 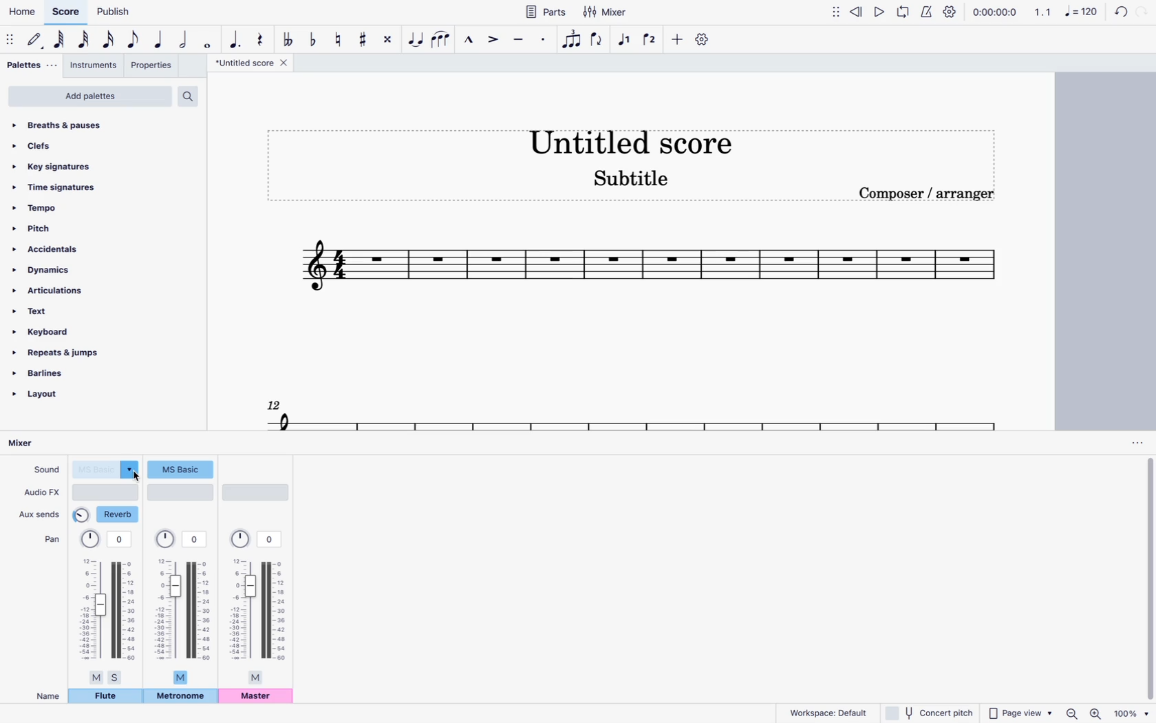 I want to click on toggle natural, so click(x=336, y=39).